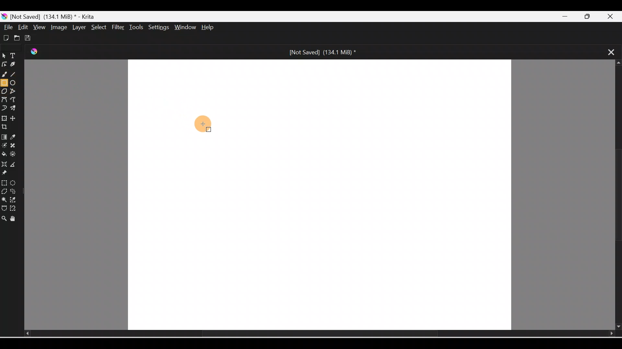 The width and height of the screenshot is (622, 349). I want to click on Text tool, so click(14, 56).